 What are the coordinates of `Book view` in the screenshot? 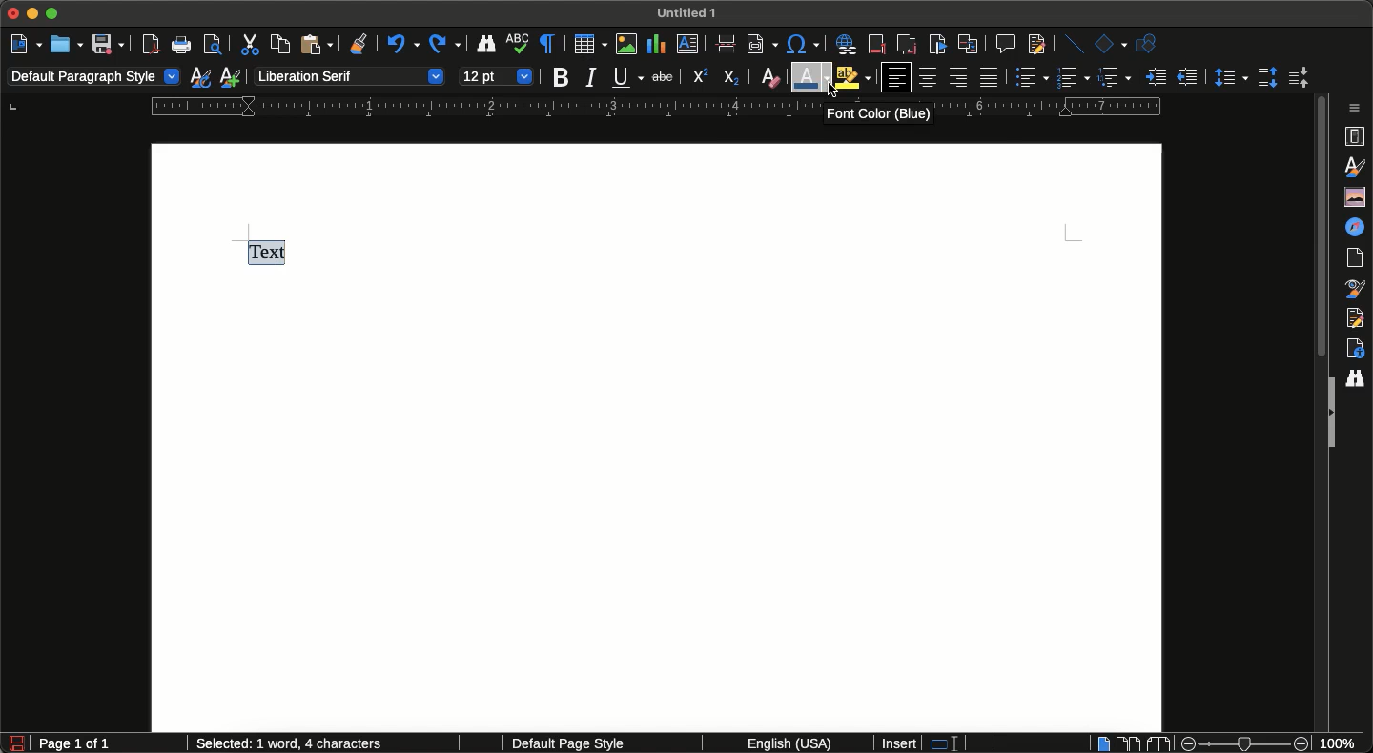 It's located at (1157, 743).